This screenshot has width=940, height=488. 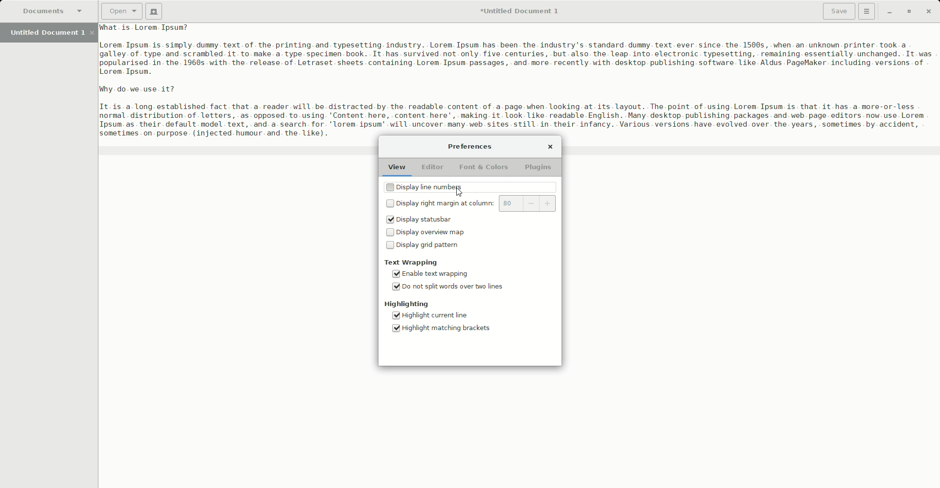 I want to click on Highlight current line, so click(x=442, y=315).